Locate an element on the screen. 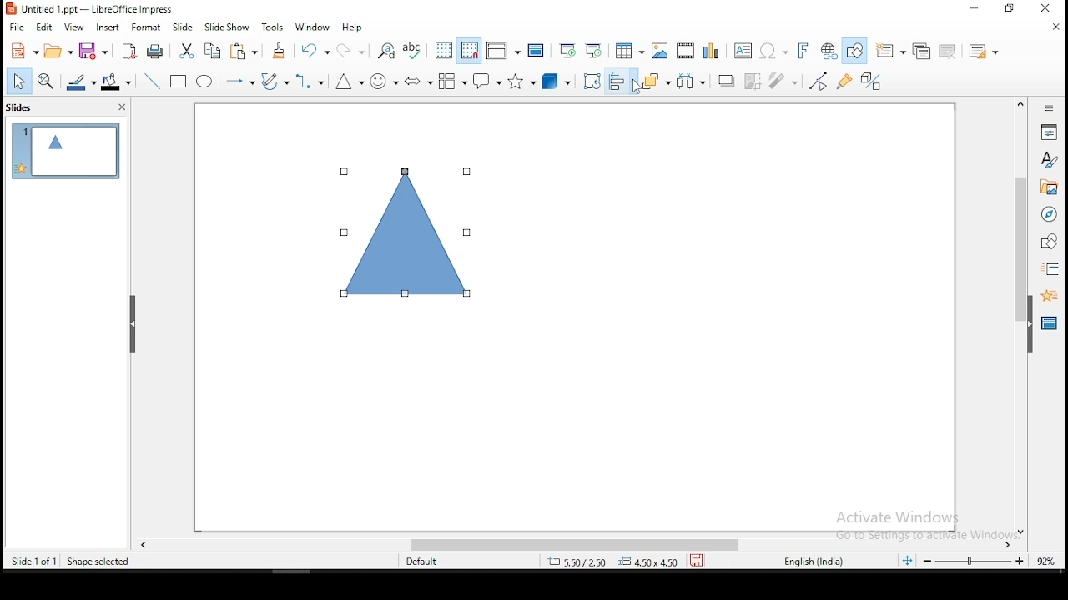  new slide is located at coordinates (892, 50).